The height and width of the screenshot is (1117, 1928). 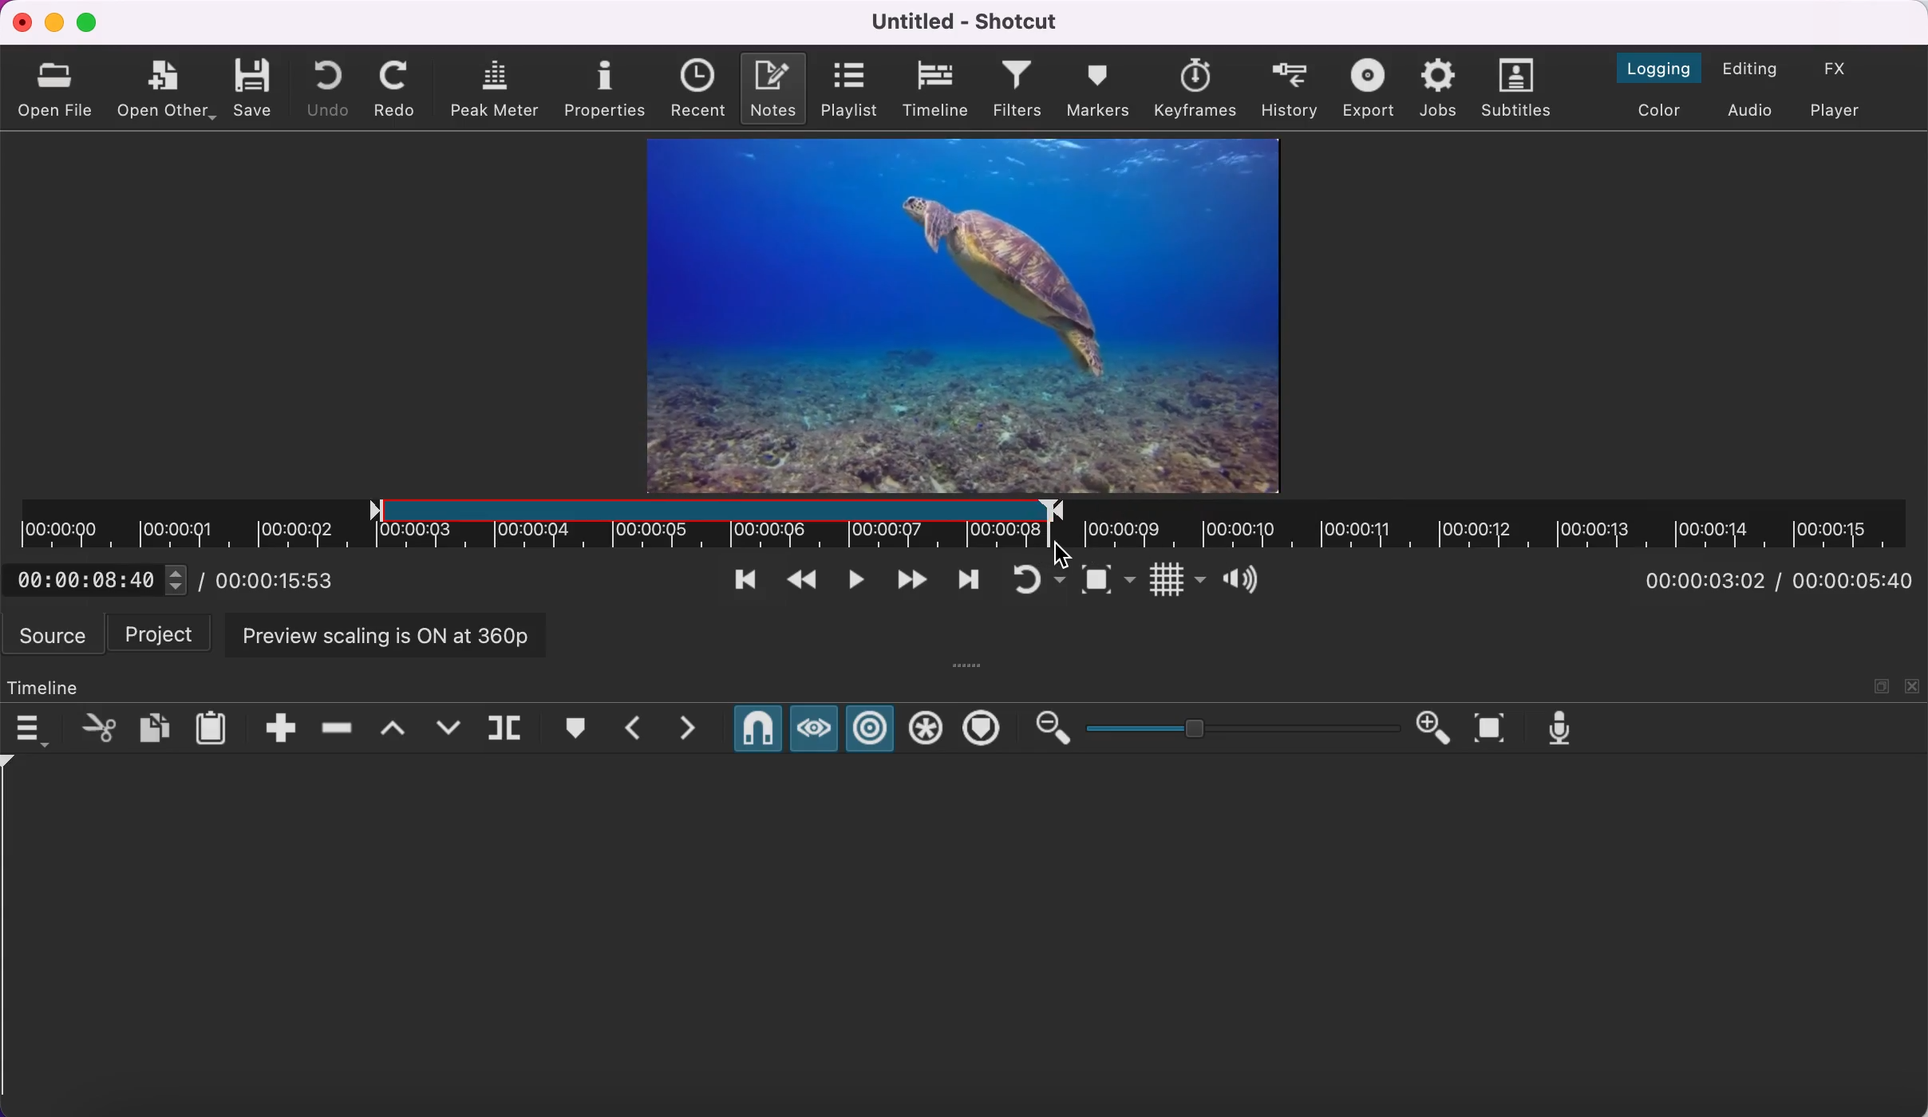 What do you see at coordinates (709, 523) in the screenshot?
I see `clipped region of timeline` at bounding box center [709, 523].